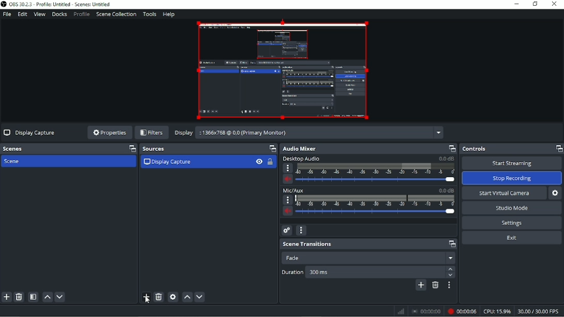  I want to click on Move scene up, so click(46, 297).